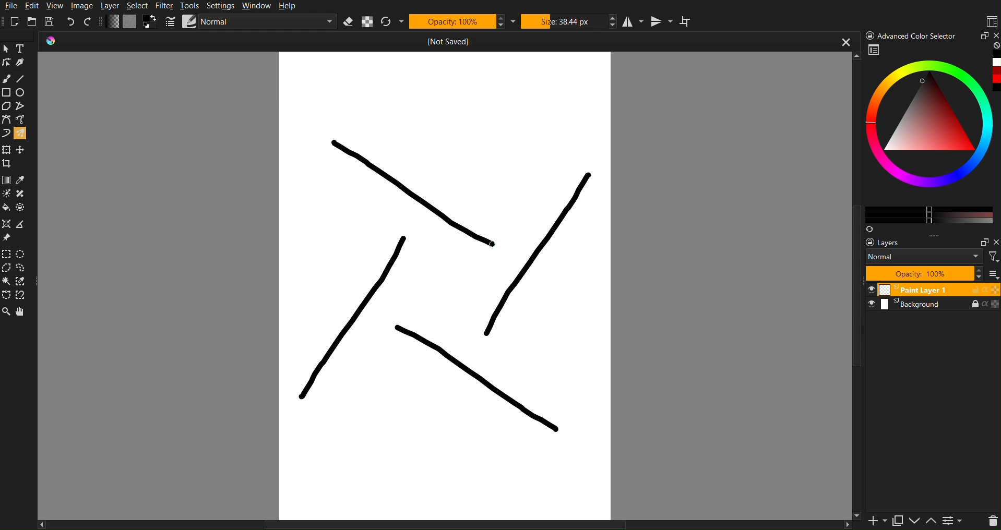  Describe the element at coordinates (932, 138) in the screenshot. I see `Advanced Color Selector` at that location.